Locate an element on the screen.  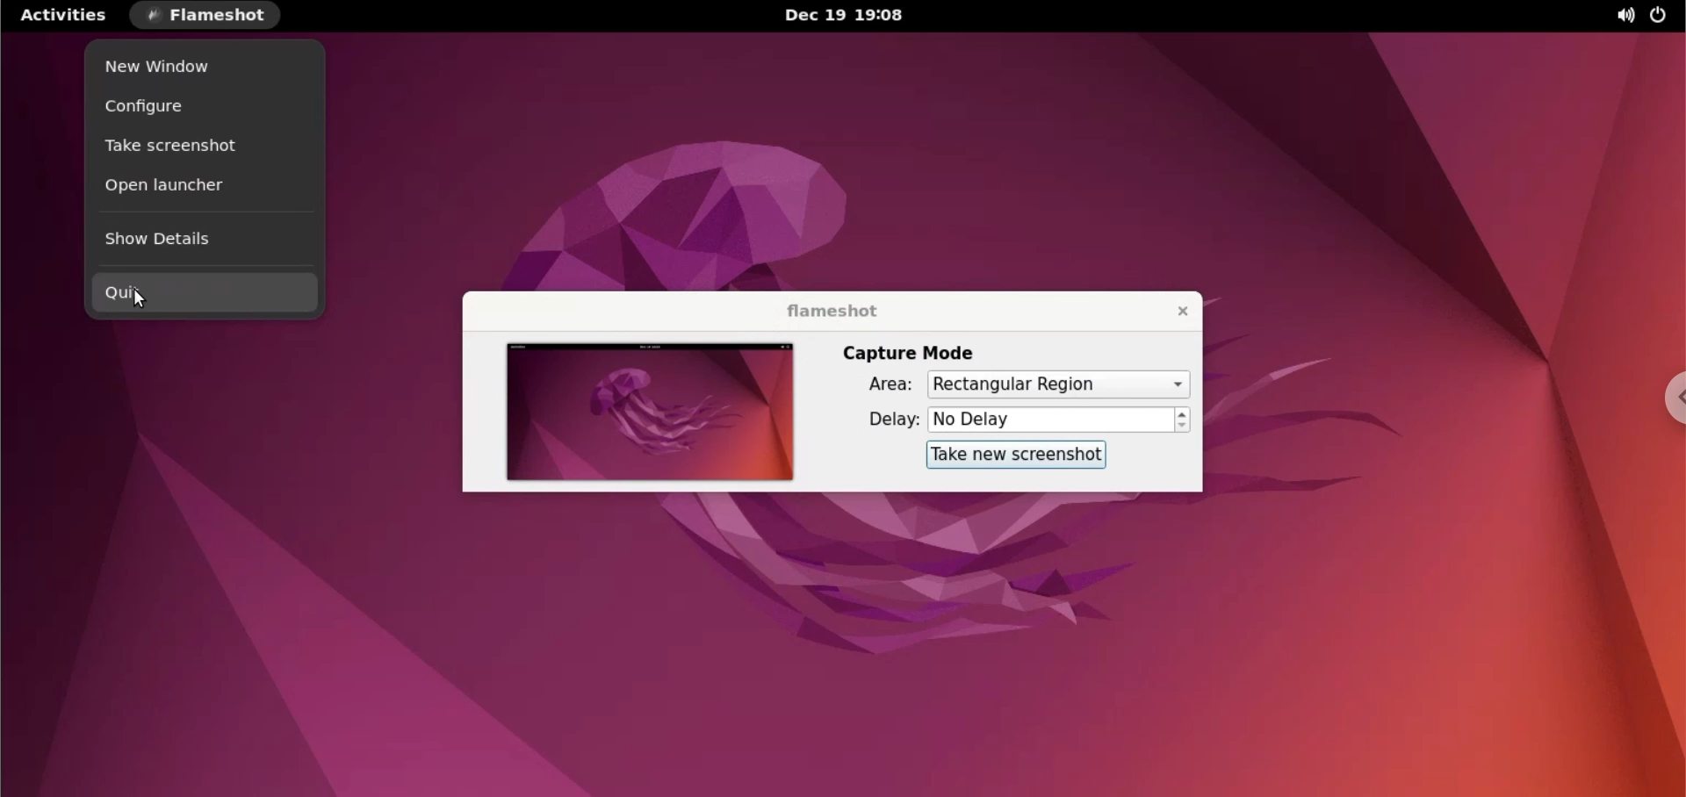
cursor is located at coordinates (155, 307).